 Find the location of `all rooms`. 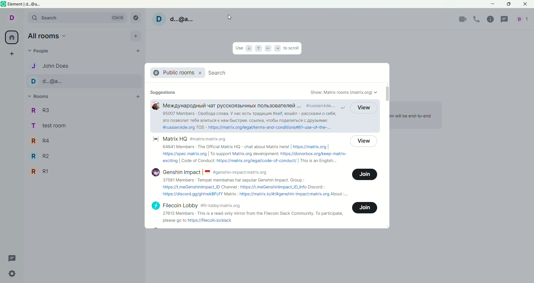

all rooms is located at coordinates (13, 38).